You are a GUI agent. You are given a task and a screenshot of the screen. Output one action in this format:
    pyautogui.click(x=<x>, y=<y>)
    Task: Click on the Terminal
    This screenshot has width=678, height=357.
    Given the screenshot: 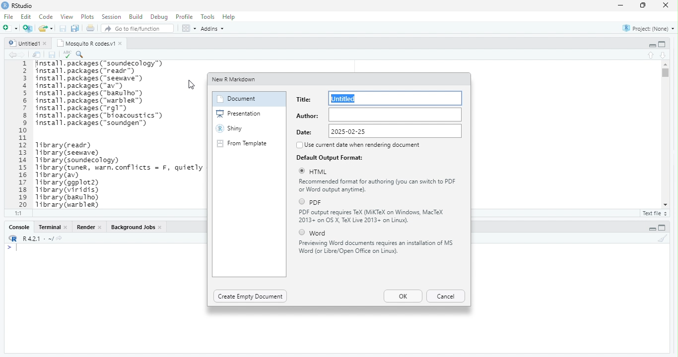 What is the action you would take?
    pyautogui.click(x=50, y=227)
    